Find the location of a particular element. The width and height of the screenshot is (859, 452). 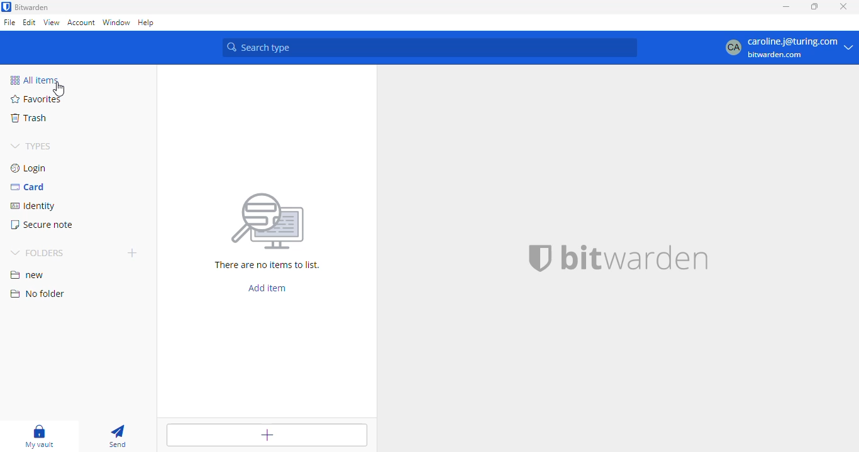

my vault is located at coordinates (40, 435).